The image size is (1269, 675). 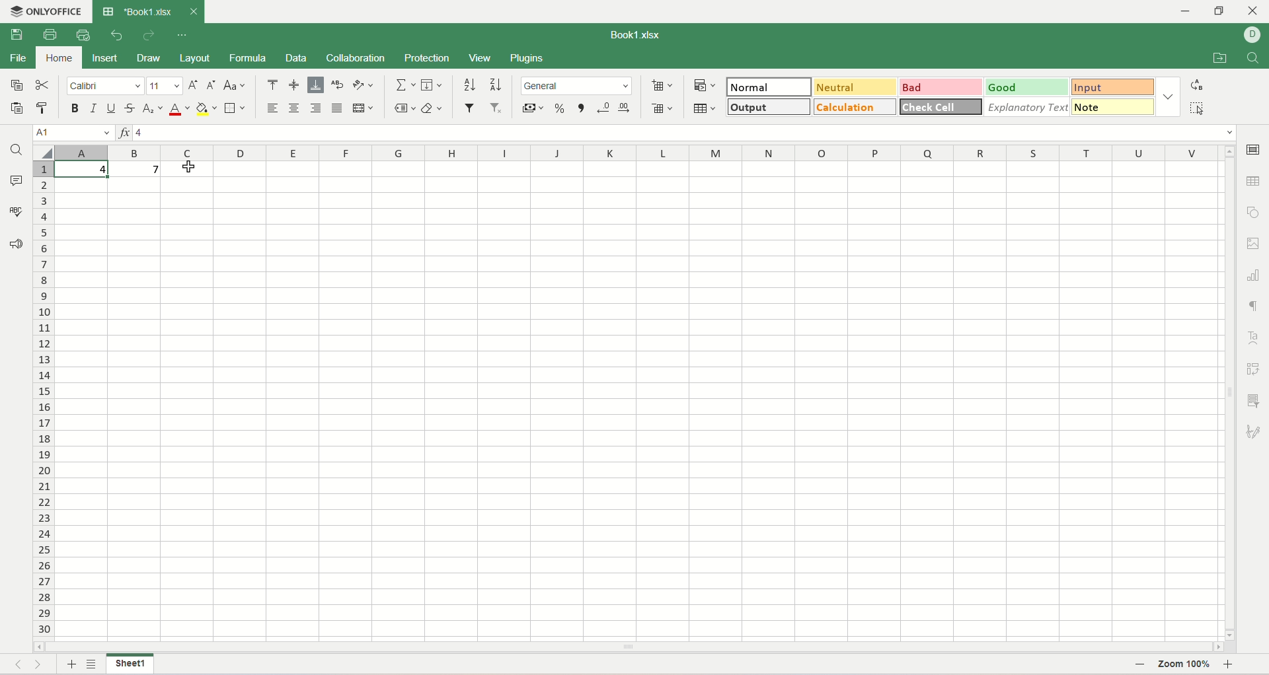 I want to click on align top, so click(x=273, y=85).